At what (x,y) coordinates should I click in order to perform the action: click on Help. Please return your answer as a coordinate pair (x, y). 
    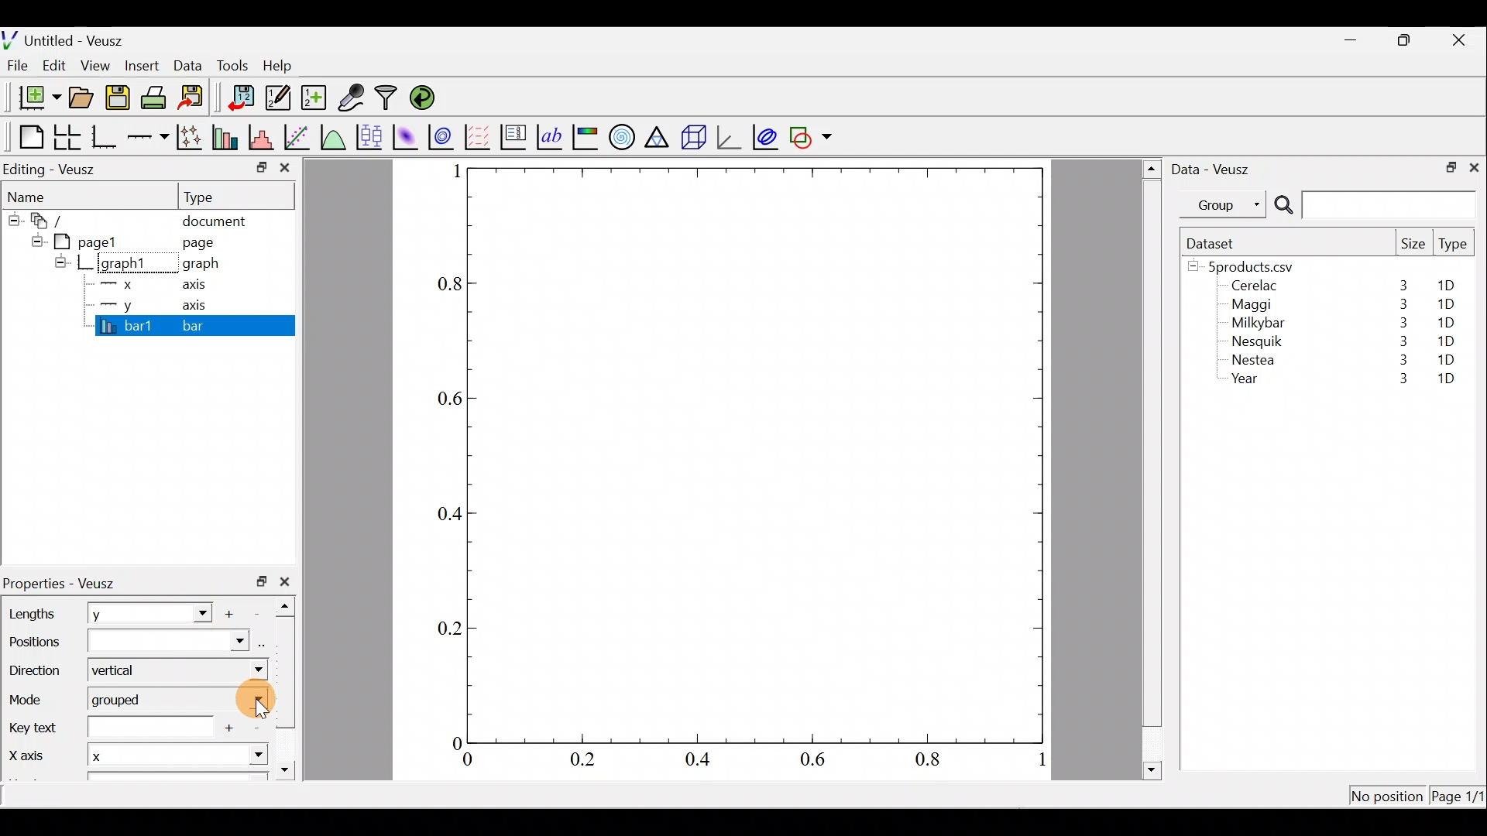
    Looking at the image, I should click on (287, 66).